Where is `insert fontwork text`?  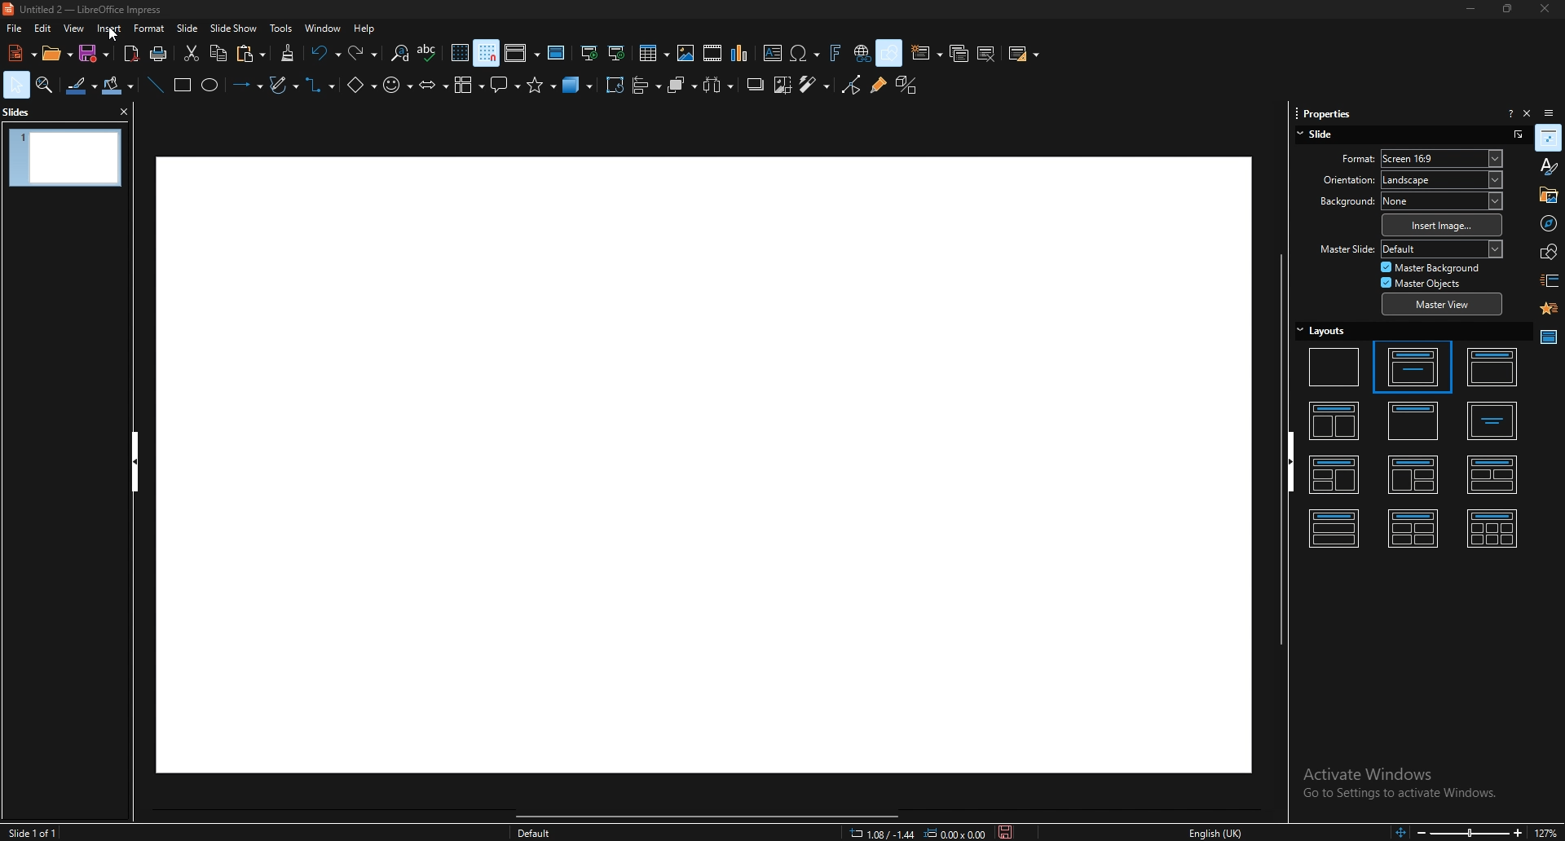
insert fontwork text is located at coordinates (835, 54).